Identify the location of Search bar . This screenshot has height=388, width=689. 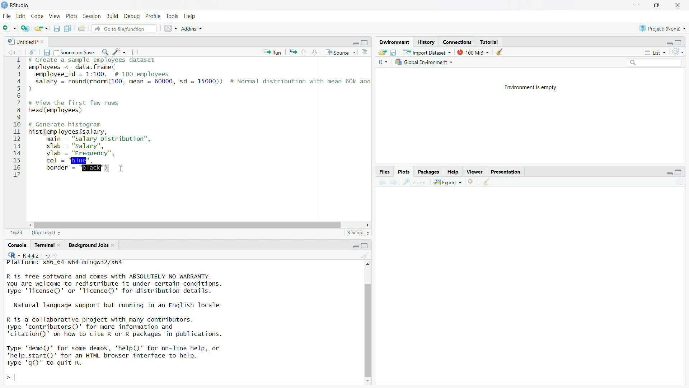
(654, 63).